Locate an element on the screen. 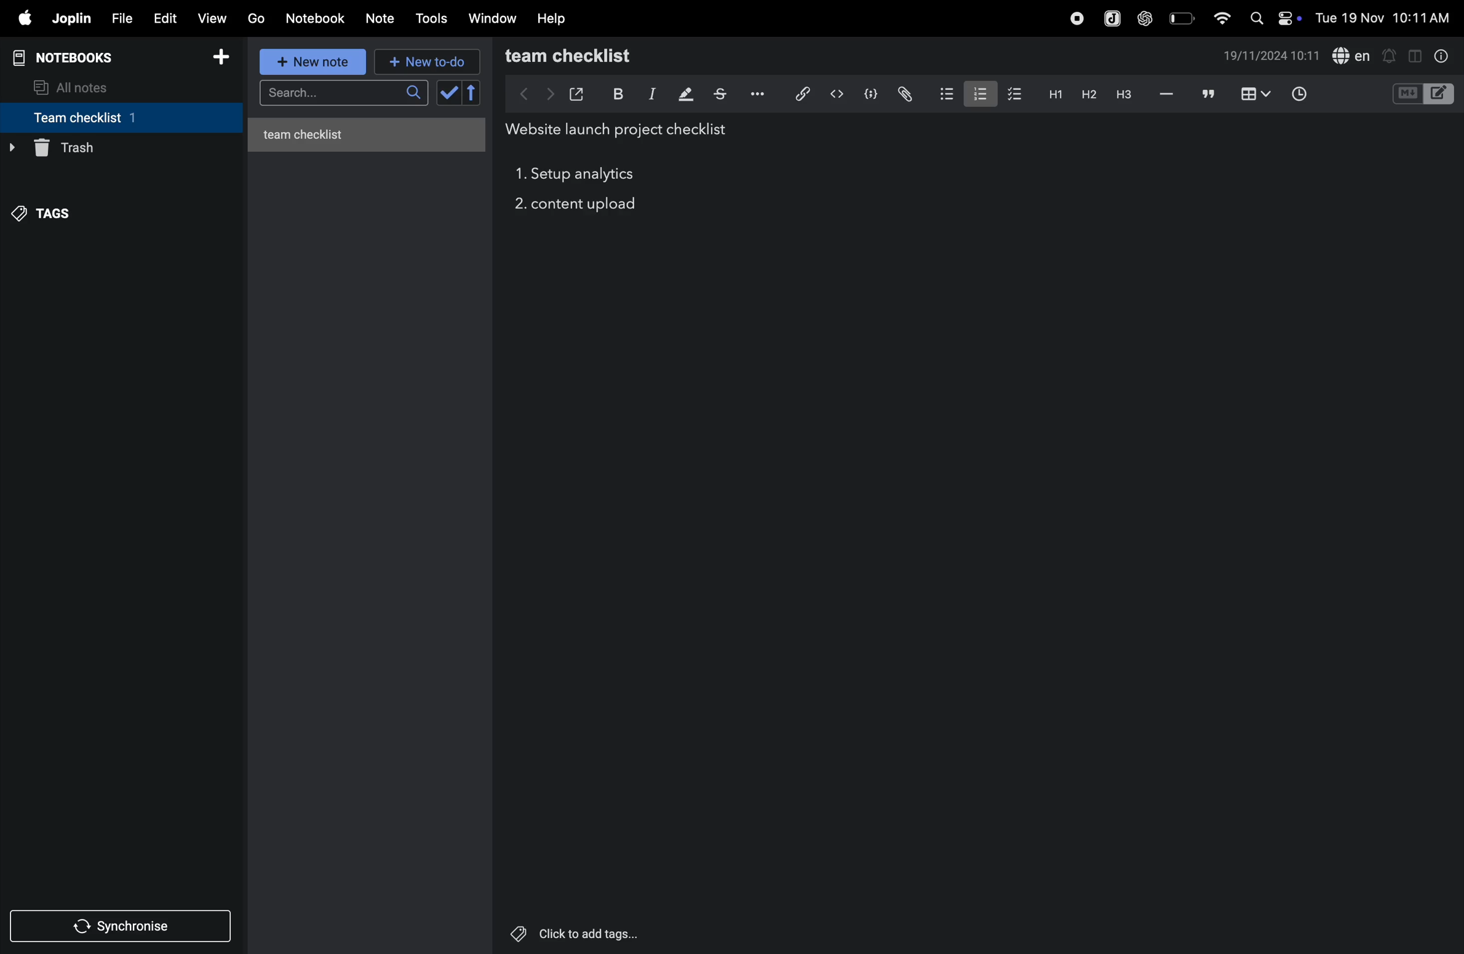 This screenshot has width=1464, height=954. battery is located at coordinates (1180, 18).